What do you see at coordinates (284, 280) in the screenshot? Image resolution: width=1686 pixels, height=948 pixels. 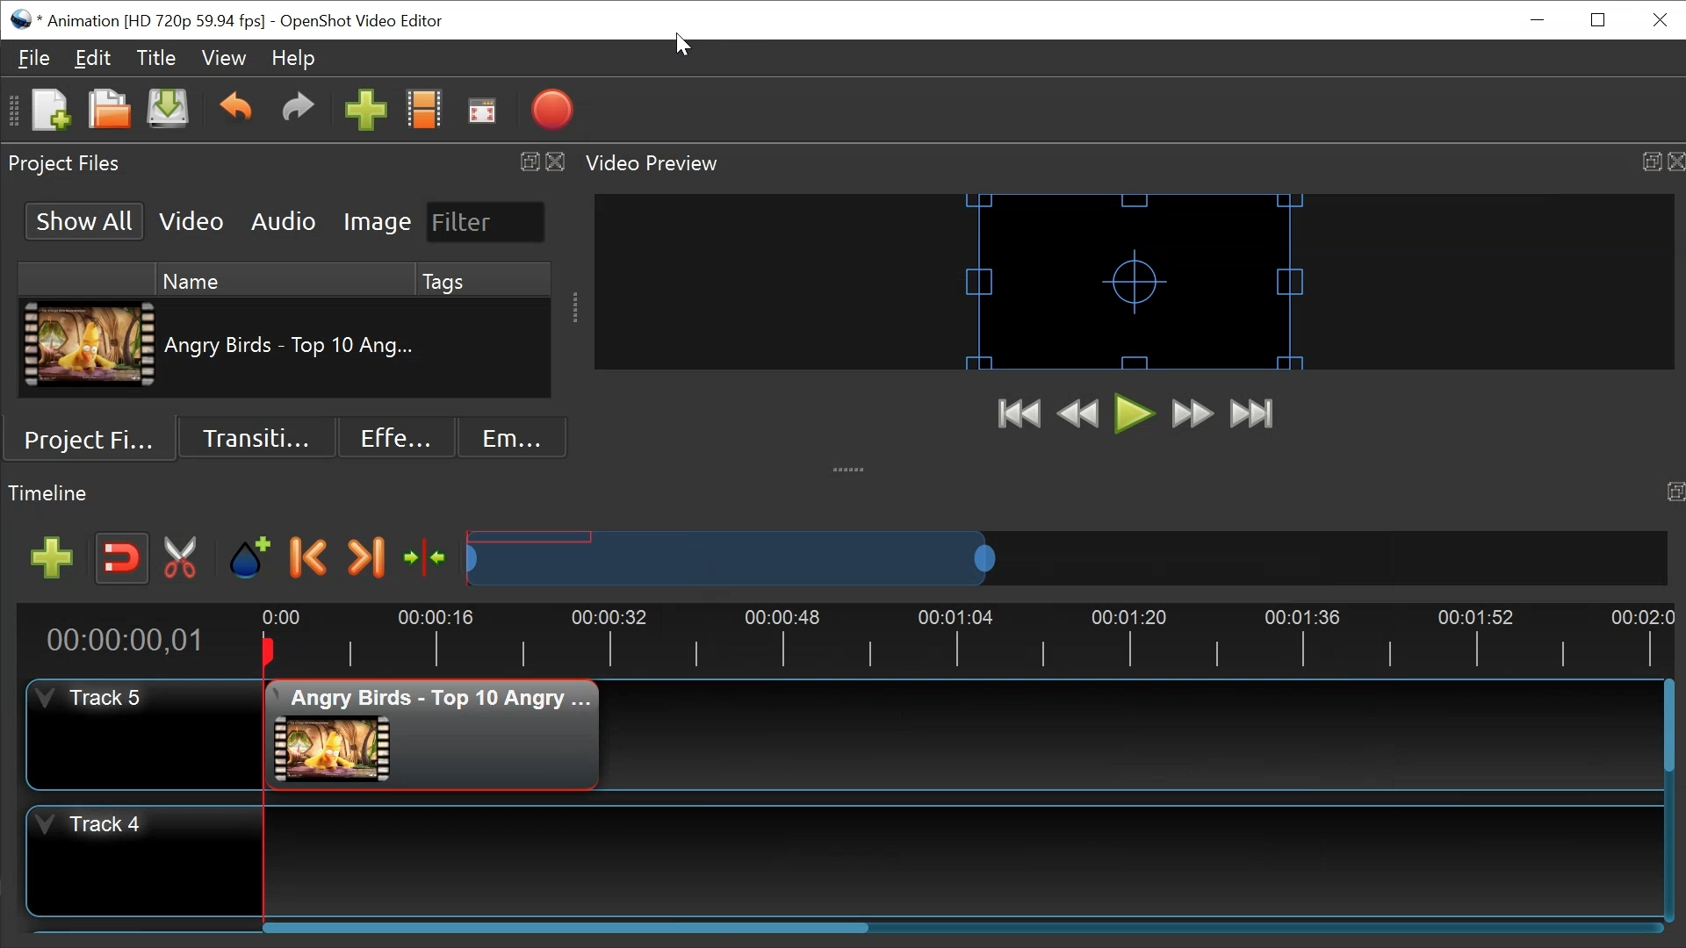 I see `Name` at bounding box center [284, 280].